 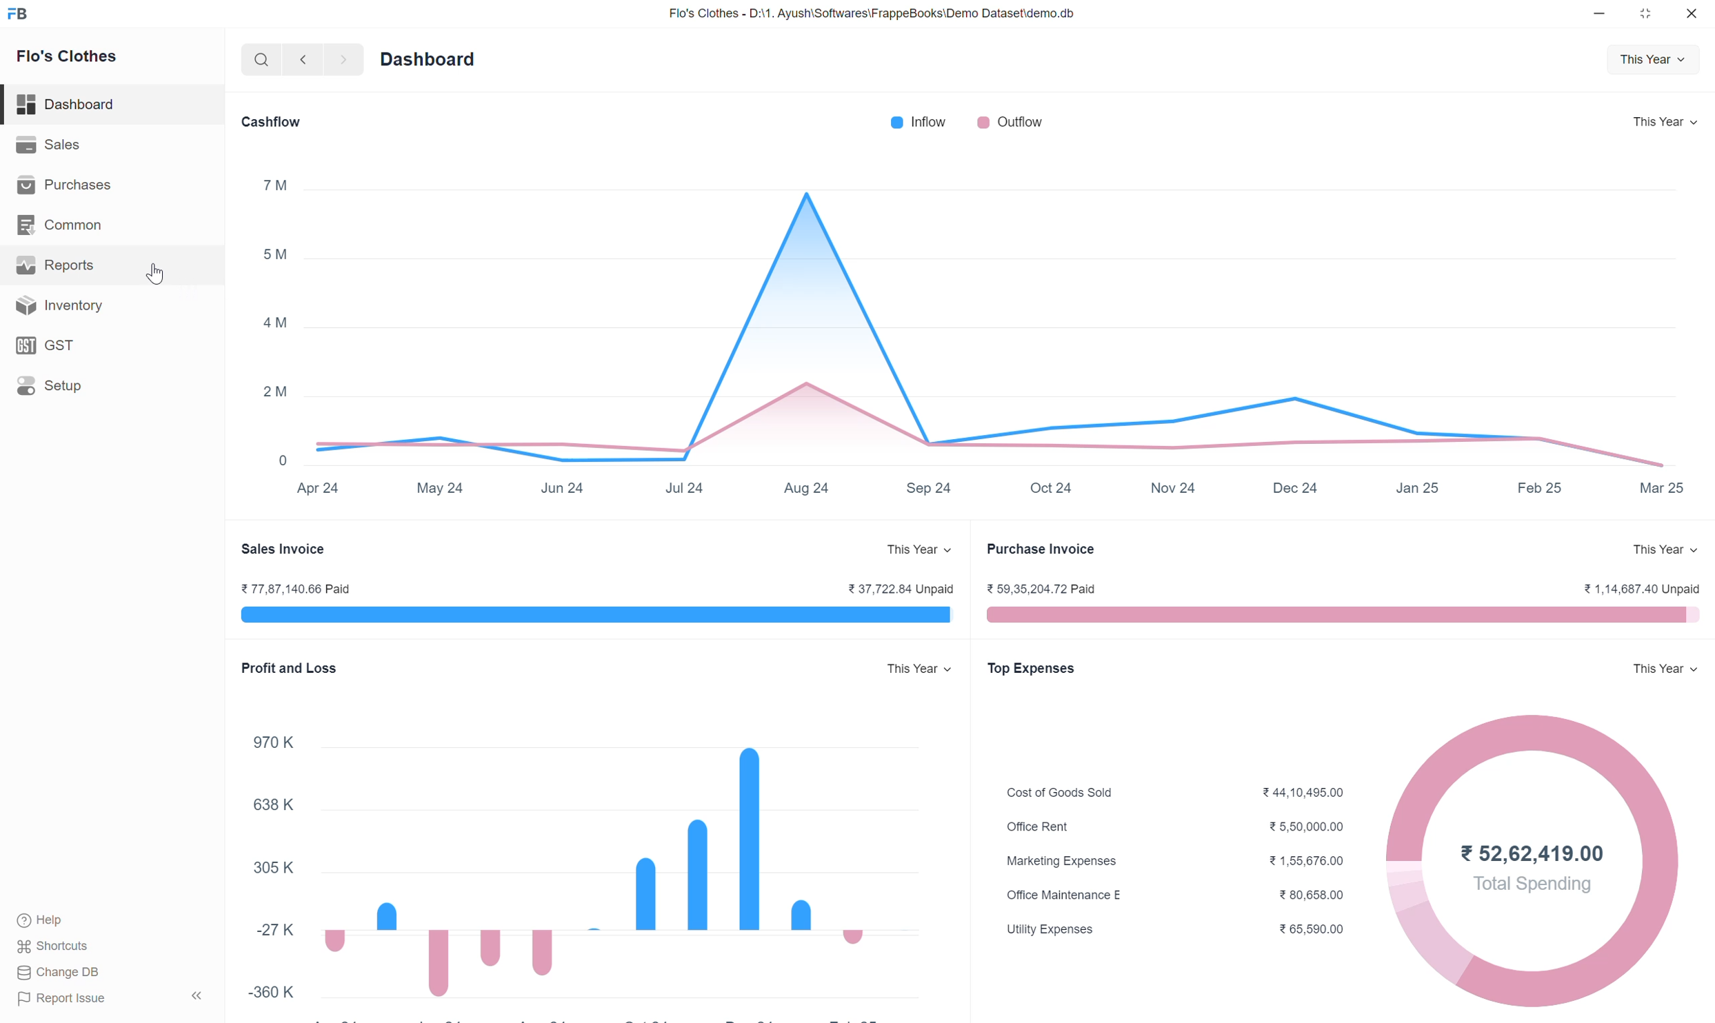 I want to click on %77,87,140.66 Paid, so click(x=290, y=589).